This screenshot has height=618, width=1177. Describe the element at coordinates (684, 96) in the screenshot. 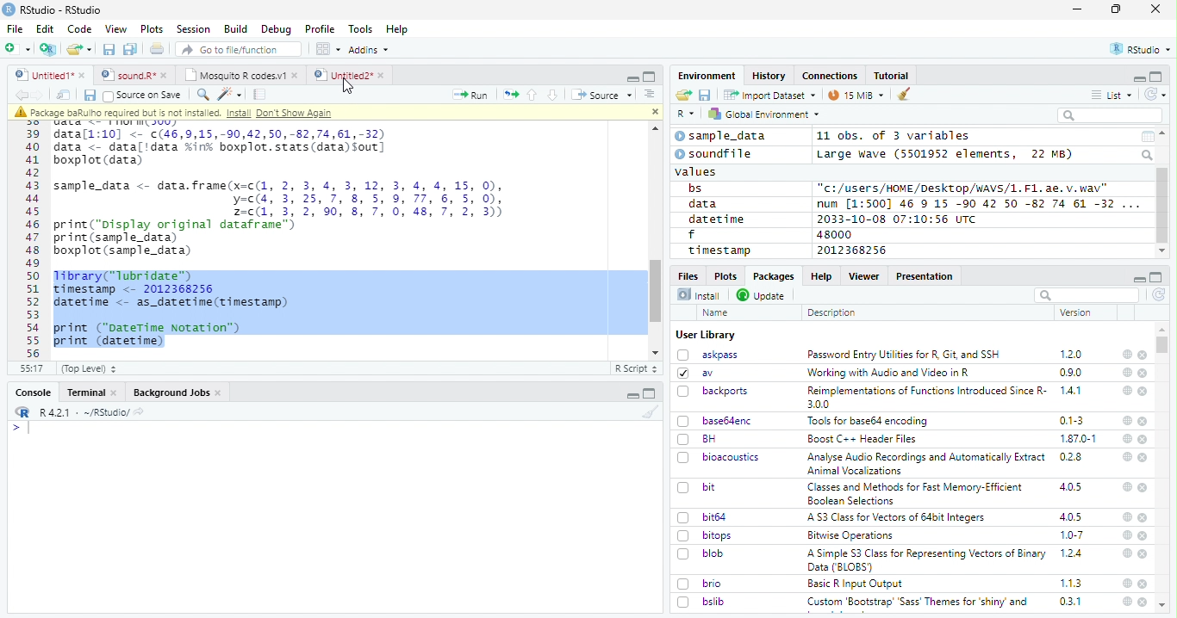

I see `Load workspace` at that location.